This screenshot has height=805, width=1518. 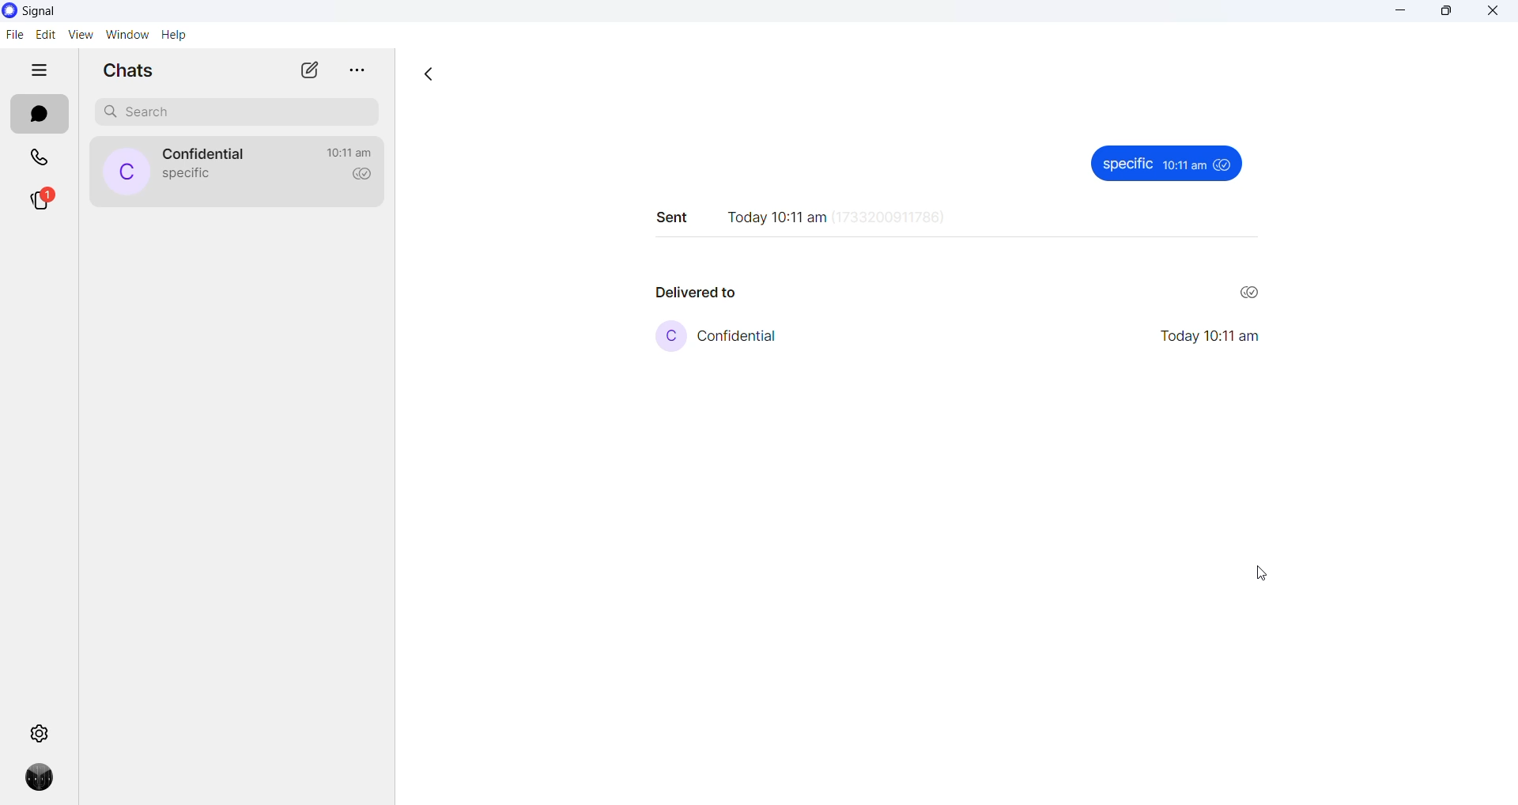 What do you see at coordinates (36, 115) in the screenshot?
I see `chats` at bounding box center [36, 115].